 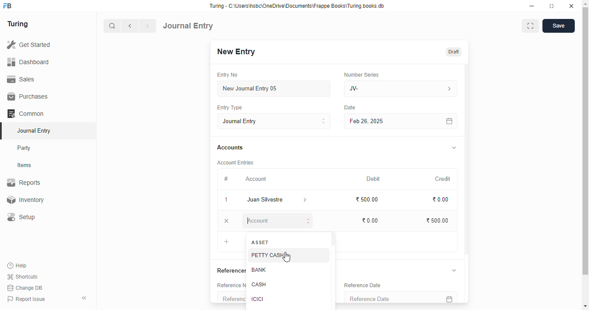 What do you see at coordinates (18, 265) in the screenshot?
I see `help` at bounding box center [18, 265].